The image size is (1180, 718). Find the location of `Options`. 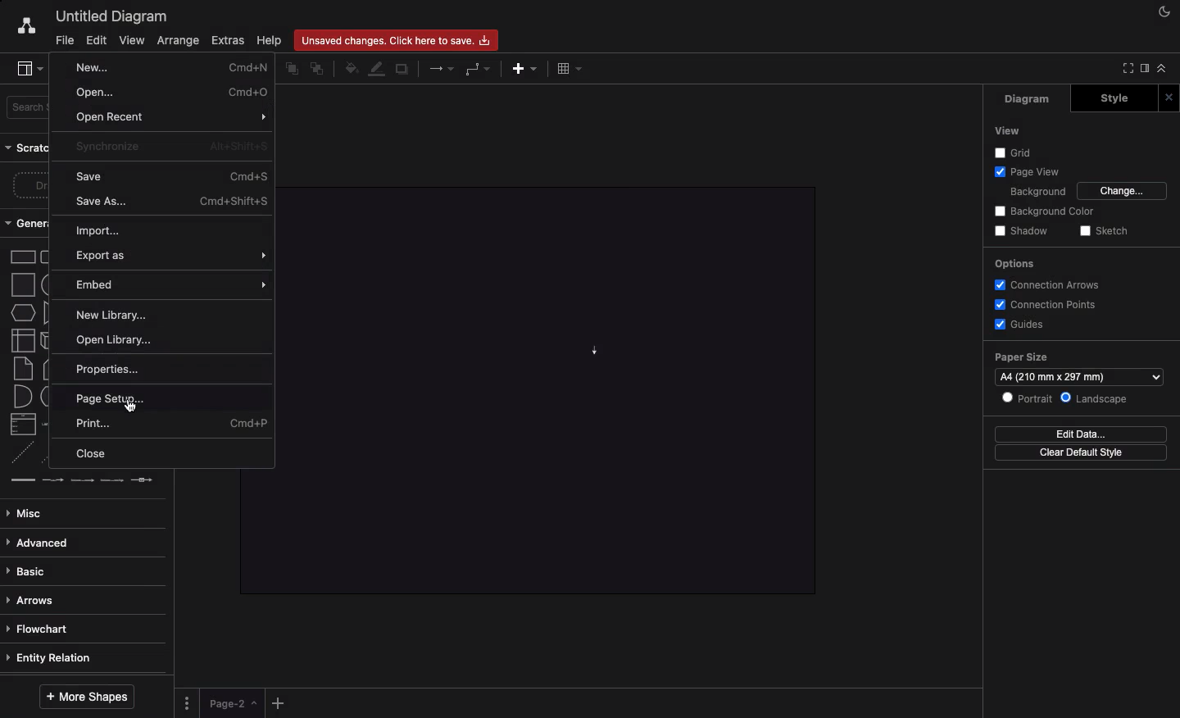

Options is located at coordinates (1014, 266).